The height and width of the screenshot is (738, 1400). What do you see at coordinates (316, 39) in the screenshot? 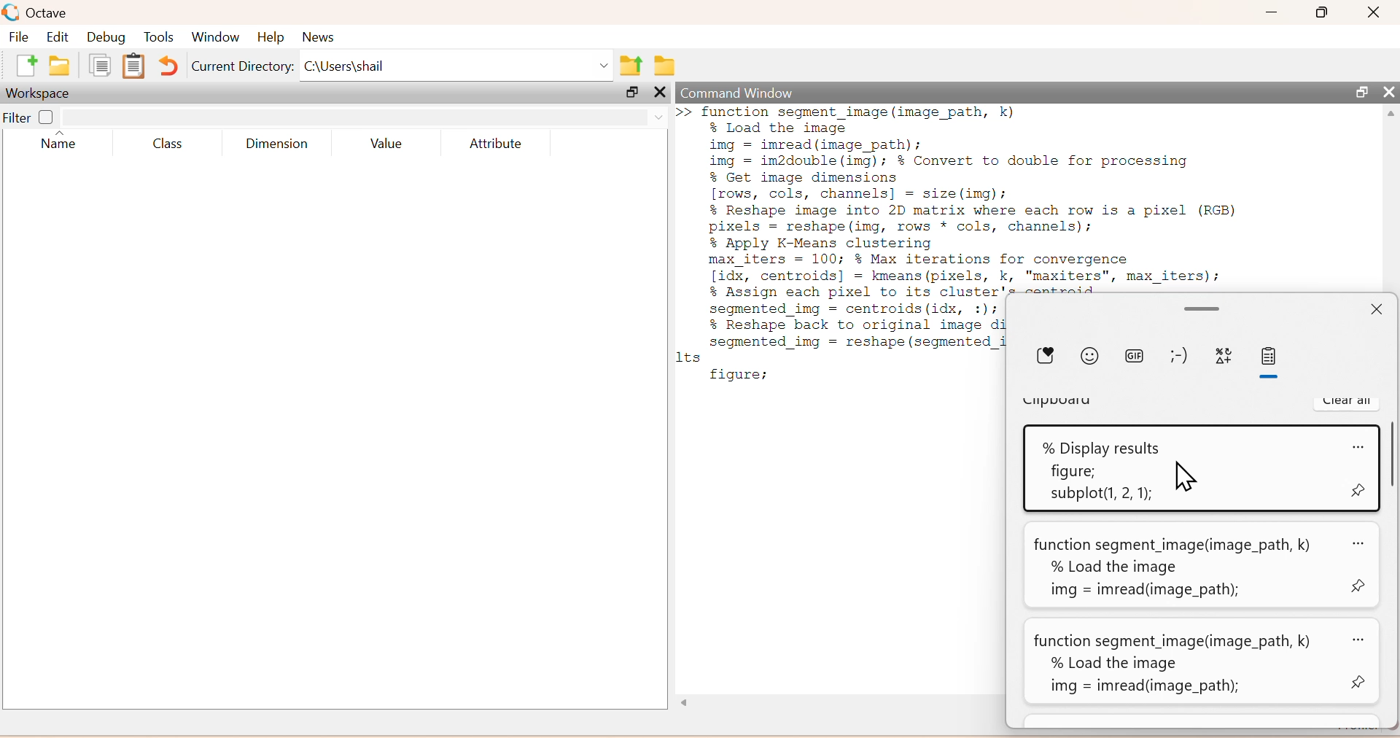
I see `News` at bounding box center [316, 39].